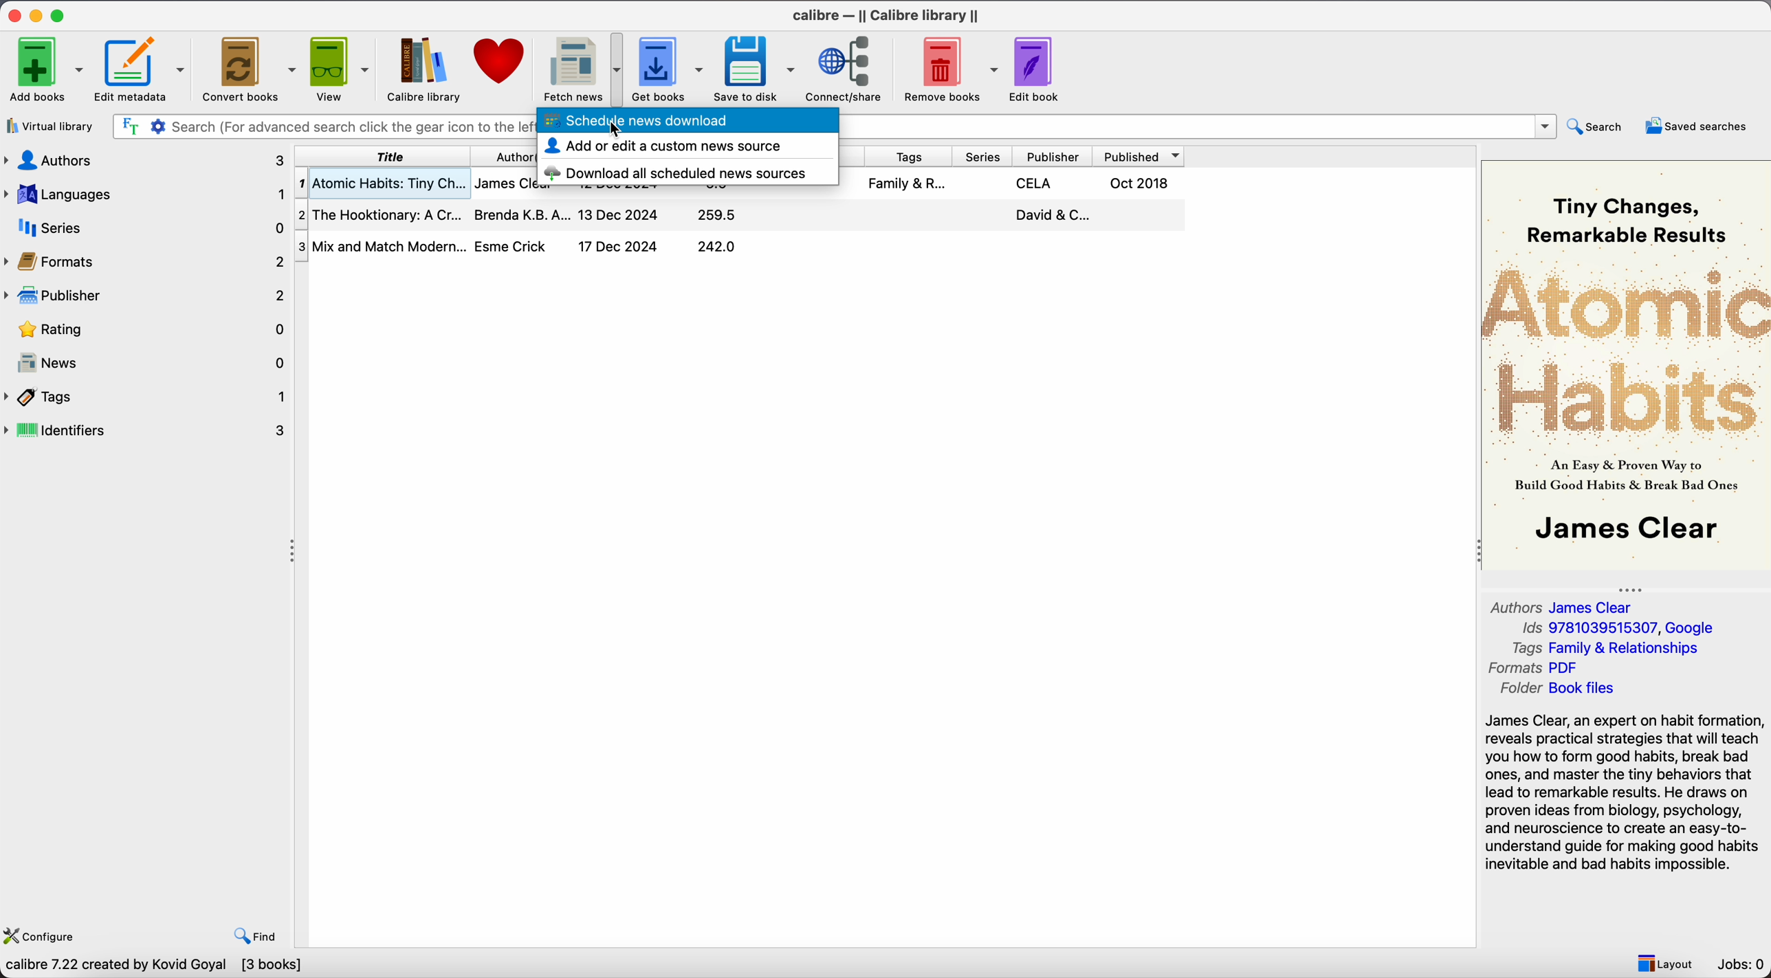 The width and height of the screenshot is (1771, 978). What do you see at coordinates (1557, 689) in the screenshot?
I see `Folder Book files` at bounding box center [1557, 689].